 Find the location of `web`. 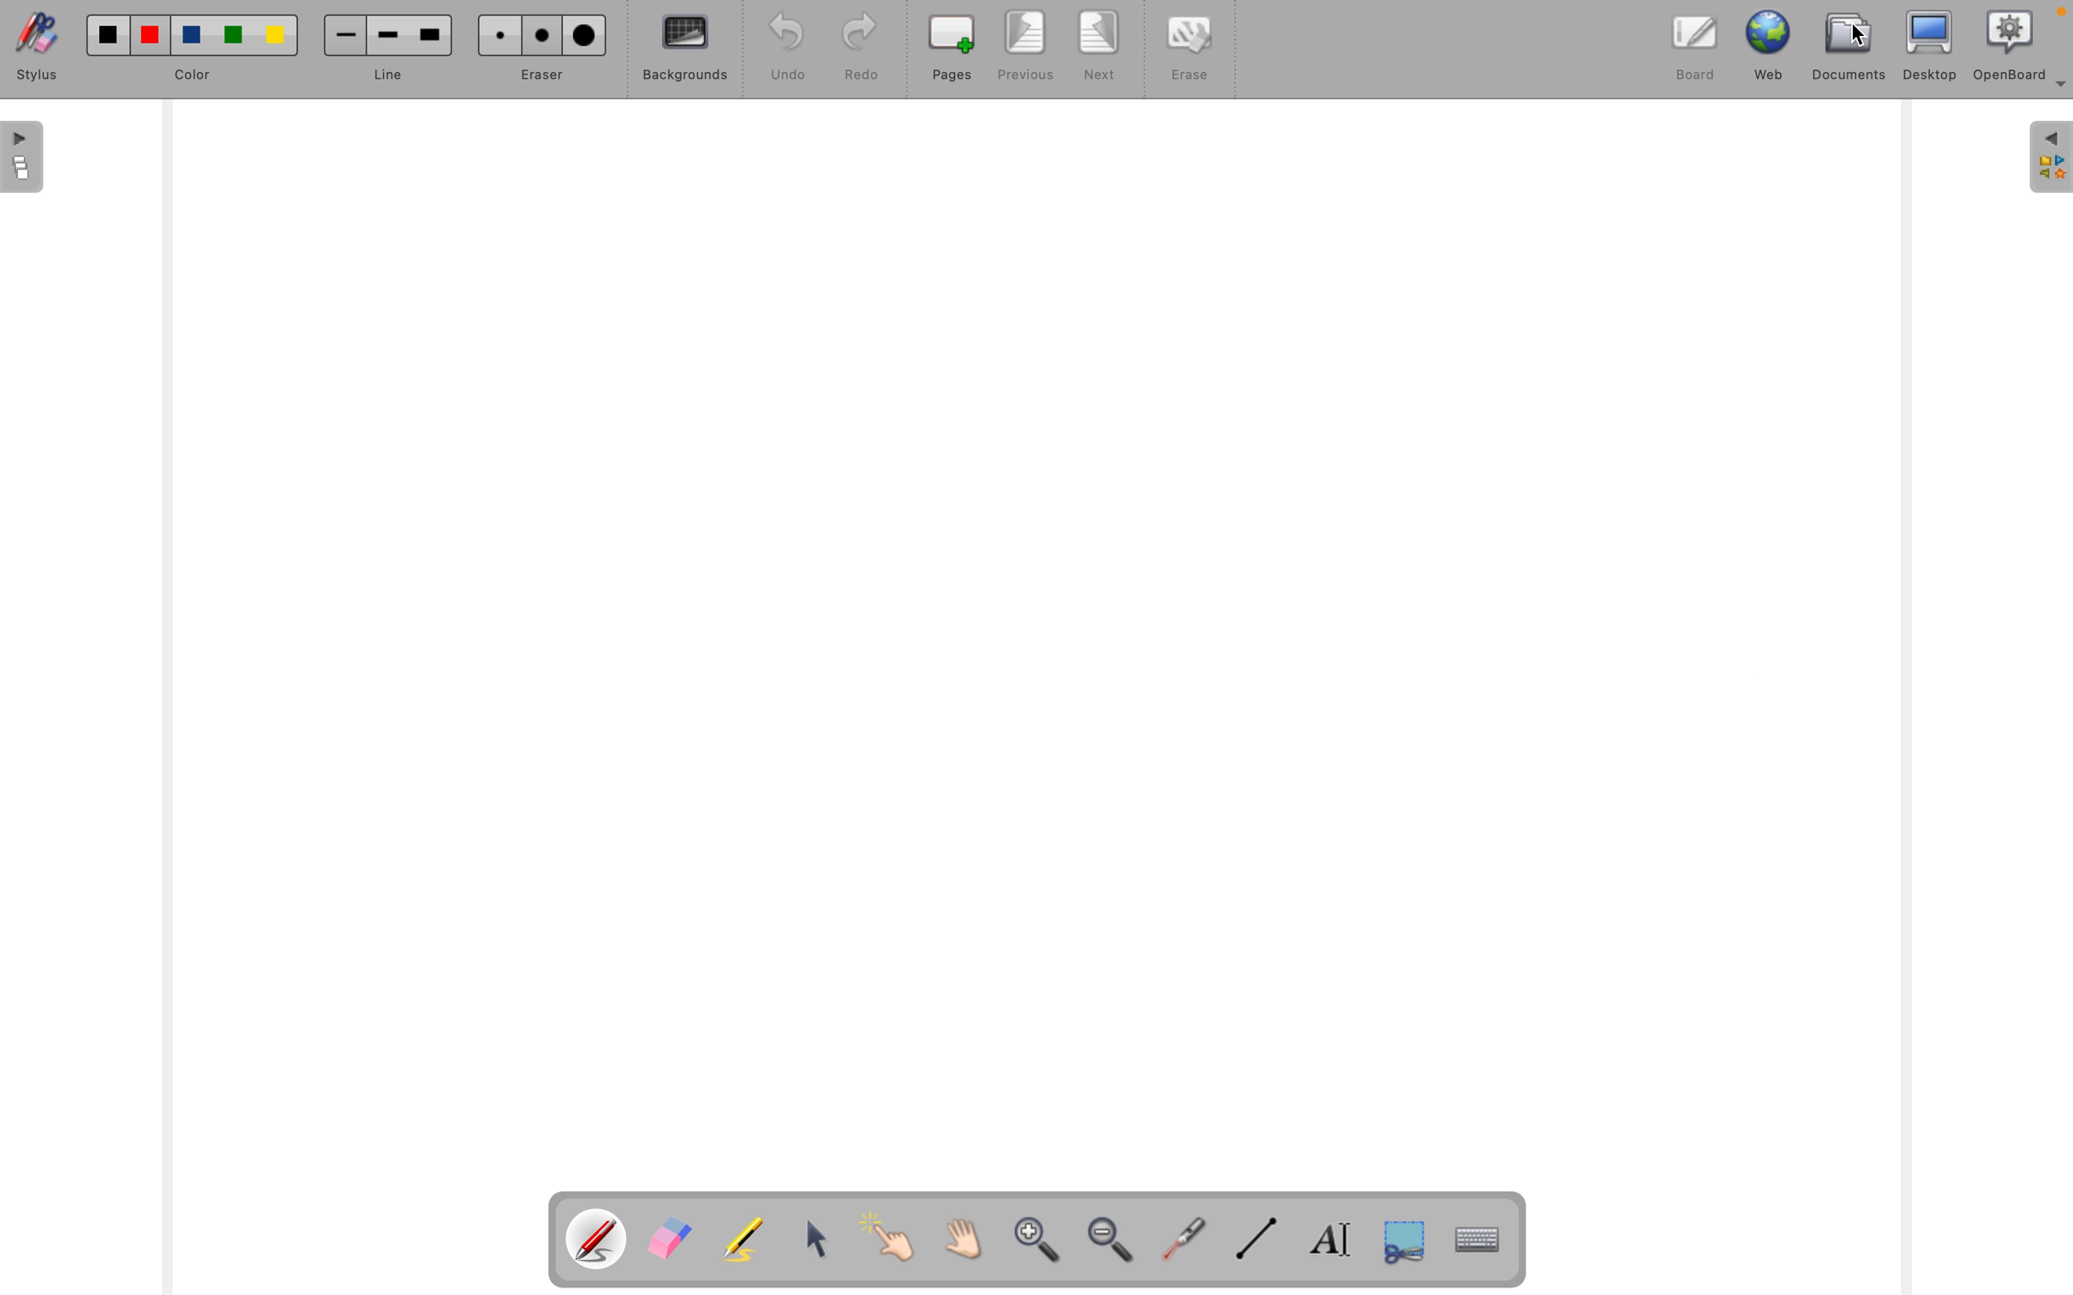

web is located at coordinates (1772, 44).